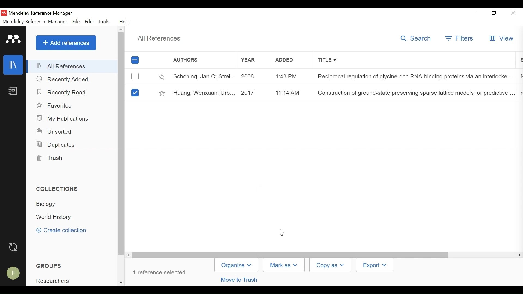  I want to click on Restore, so click(495, 13).